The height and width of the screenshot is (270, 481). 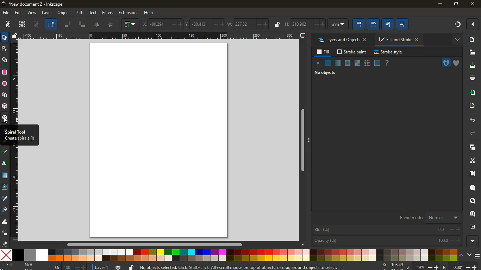 What do you see at coordinates (469, 161) in the screenshot?
I see `cut` at bounding box center [469, 161].